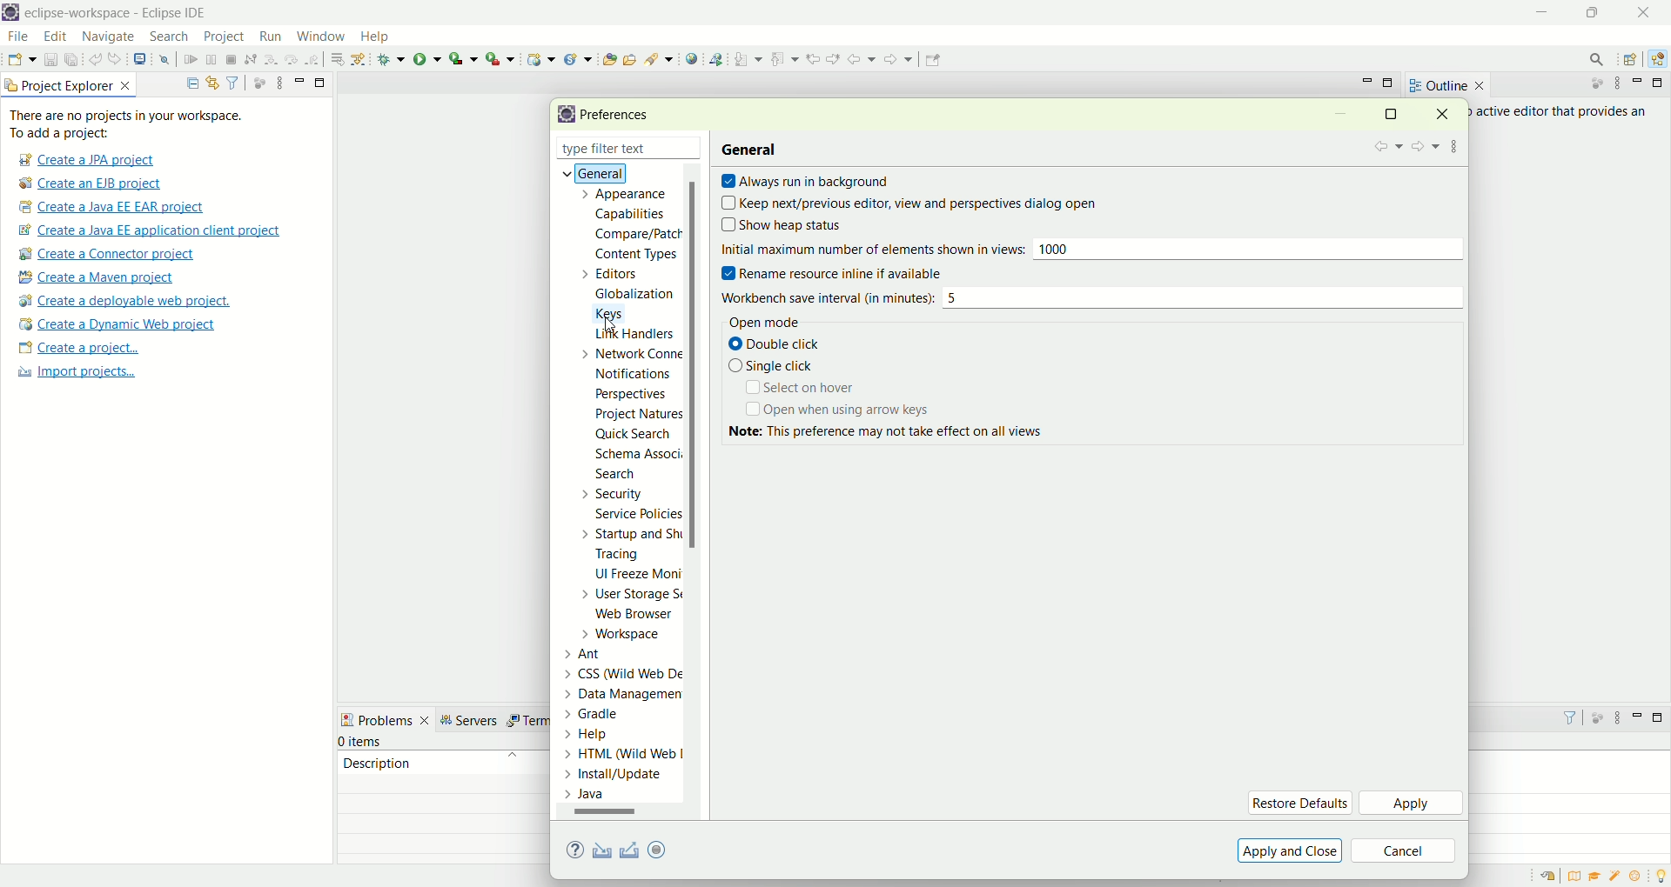 The image size is (1671, 887). I want to click on capabilities, so click(633, 215).